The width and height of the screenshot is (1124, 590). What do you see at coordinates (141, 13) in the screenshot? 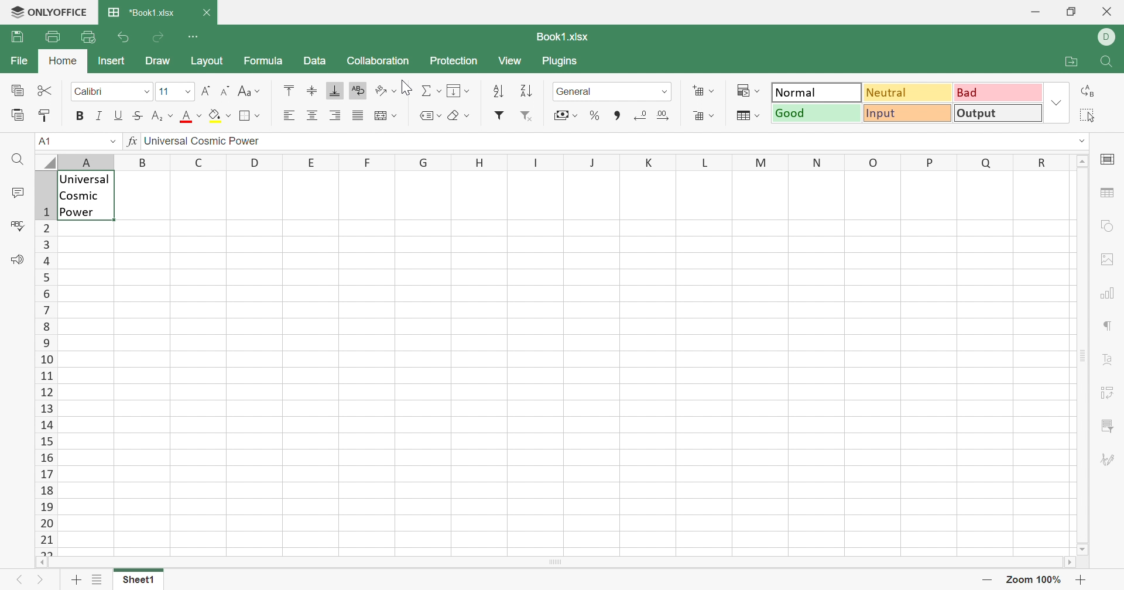
I see `*Book1.xlsx` at bounding box center [141, 13].